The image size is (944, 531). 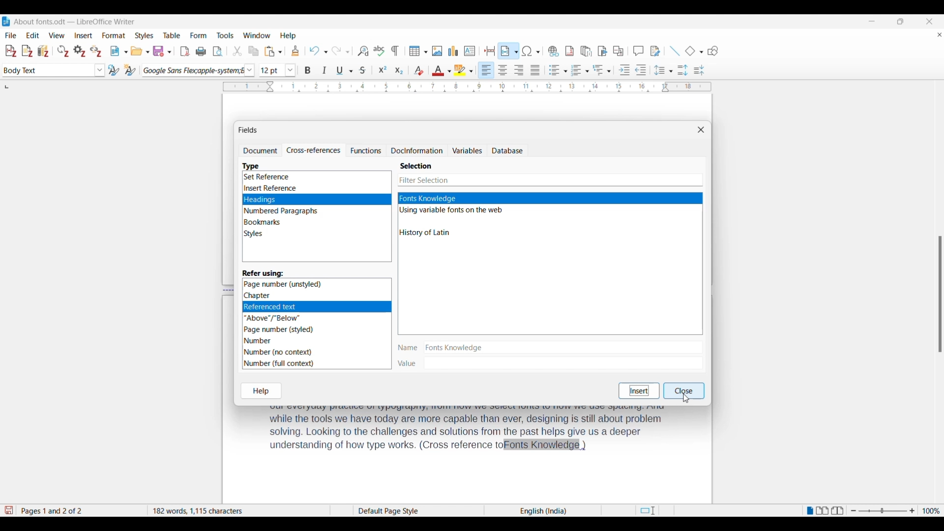 What do you see at coordinates (140, 51) in the screenshot?
I see `Open options` at bounding box center [140, 51].